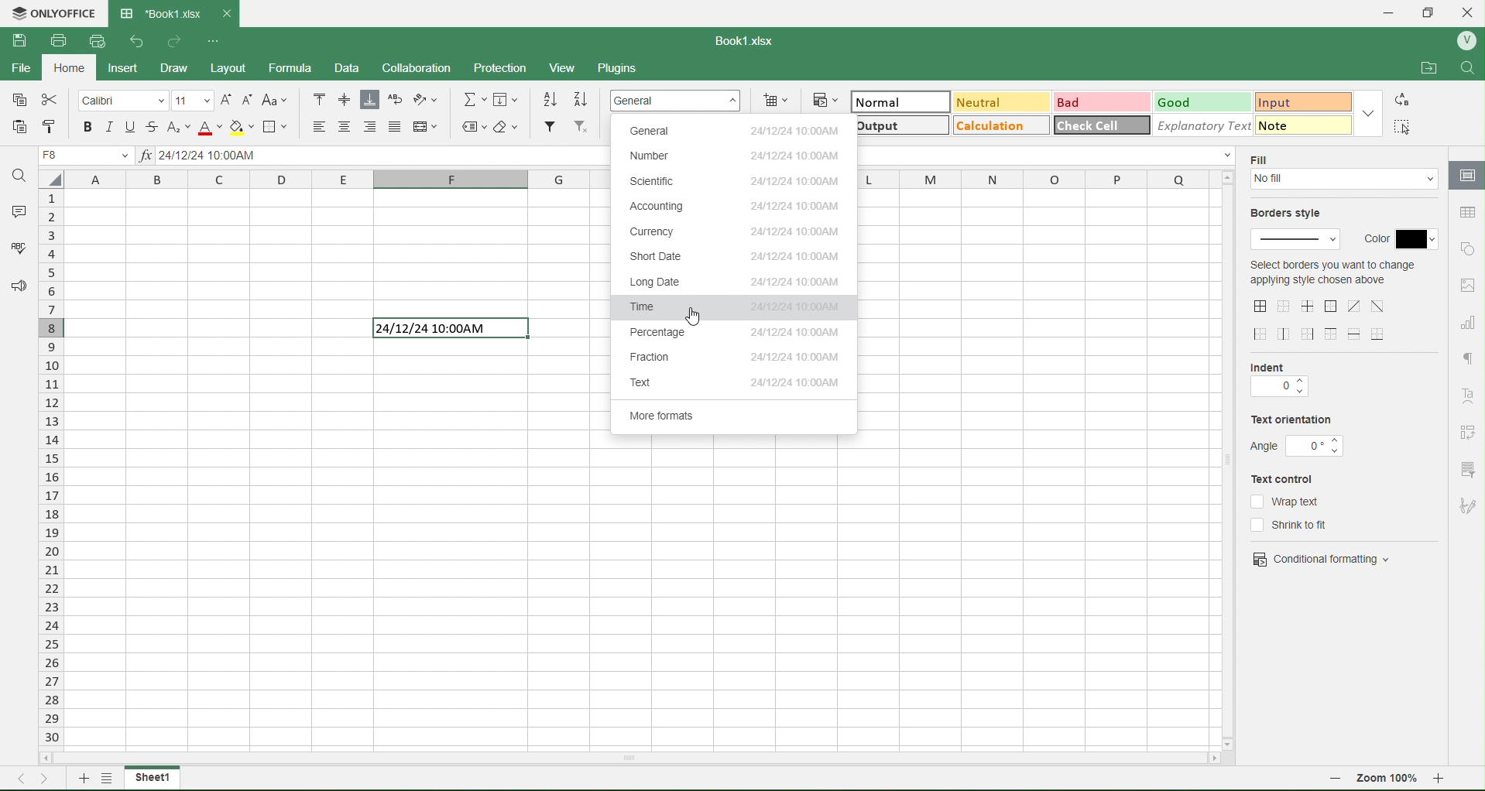 This screenshot has height=791, width=1485. I want to click on top border, so click(1331, 334).